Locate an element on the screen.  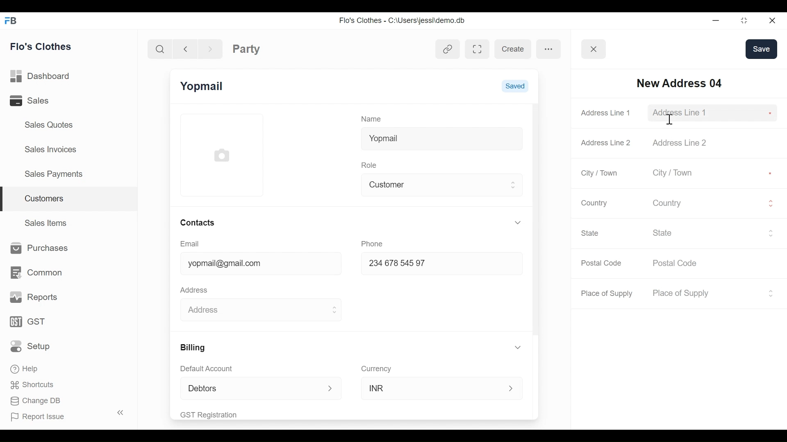
save is located at coordinates (761, 49).